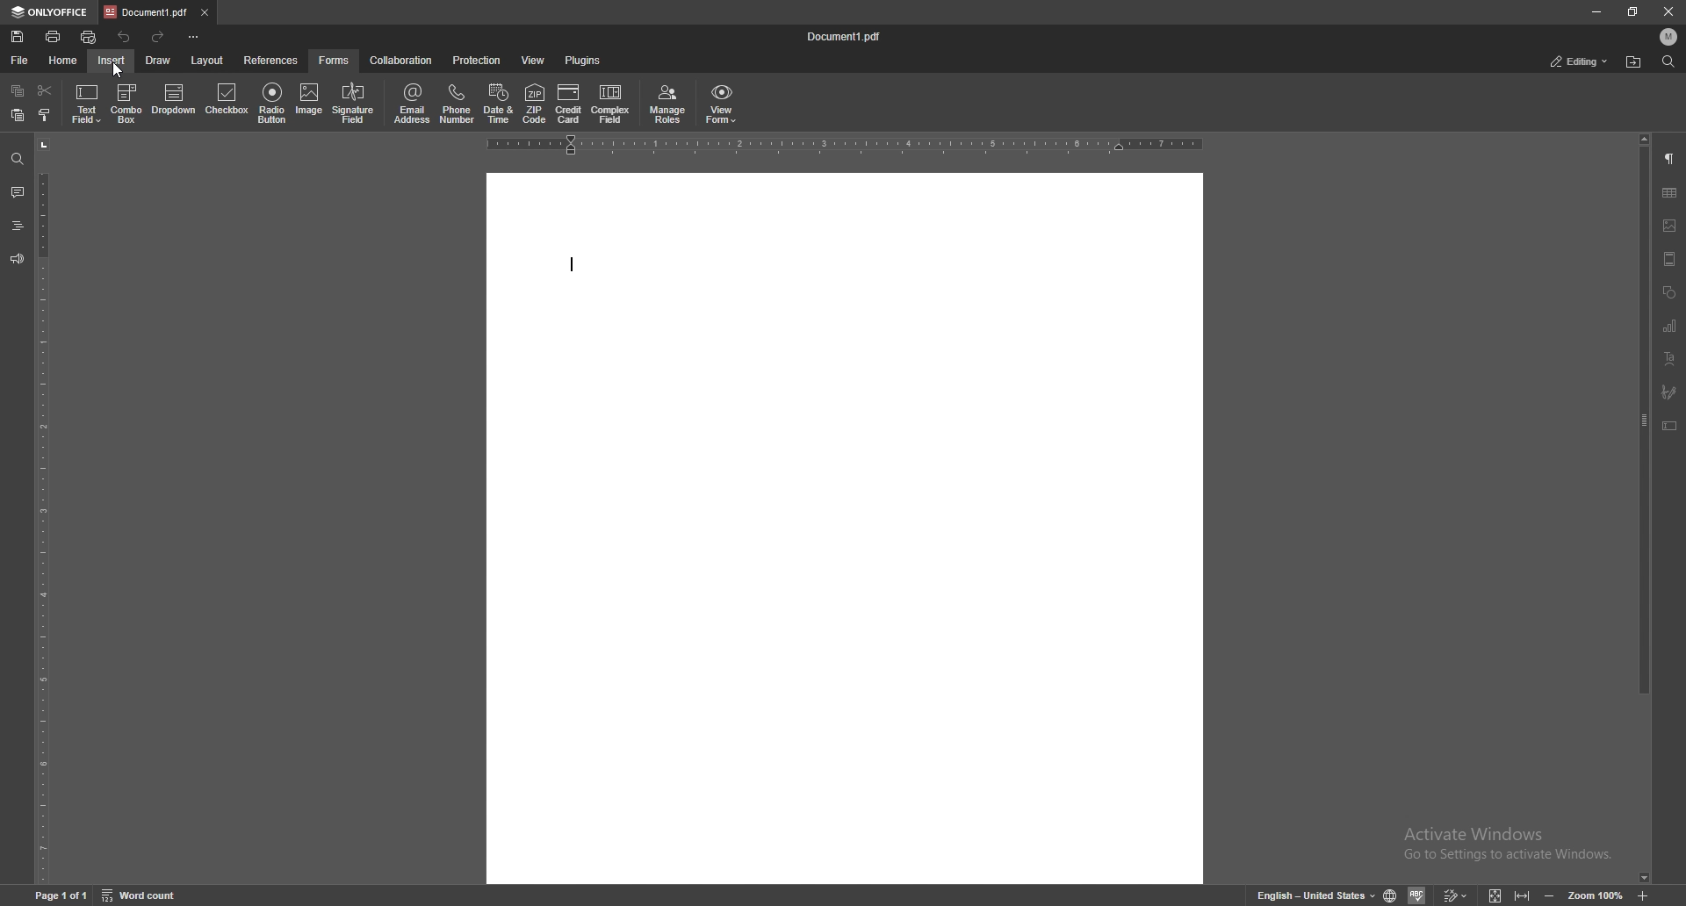 This screenshot has width=1686, height=906. Describe the element at coordinates (668, 105) in the screenshot. I see `manage roles` at that location.